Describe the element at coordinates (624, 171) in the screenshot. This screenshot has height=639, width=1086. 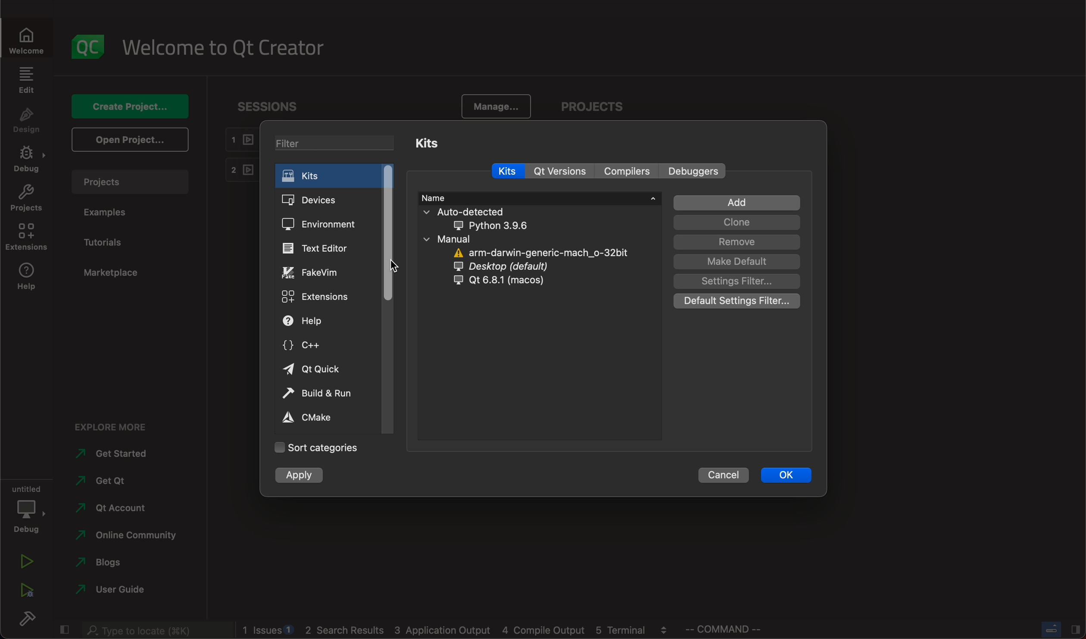
I see `compilers` at that location.